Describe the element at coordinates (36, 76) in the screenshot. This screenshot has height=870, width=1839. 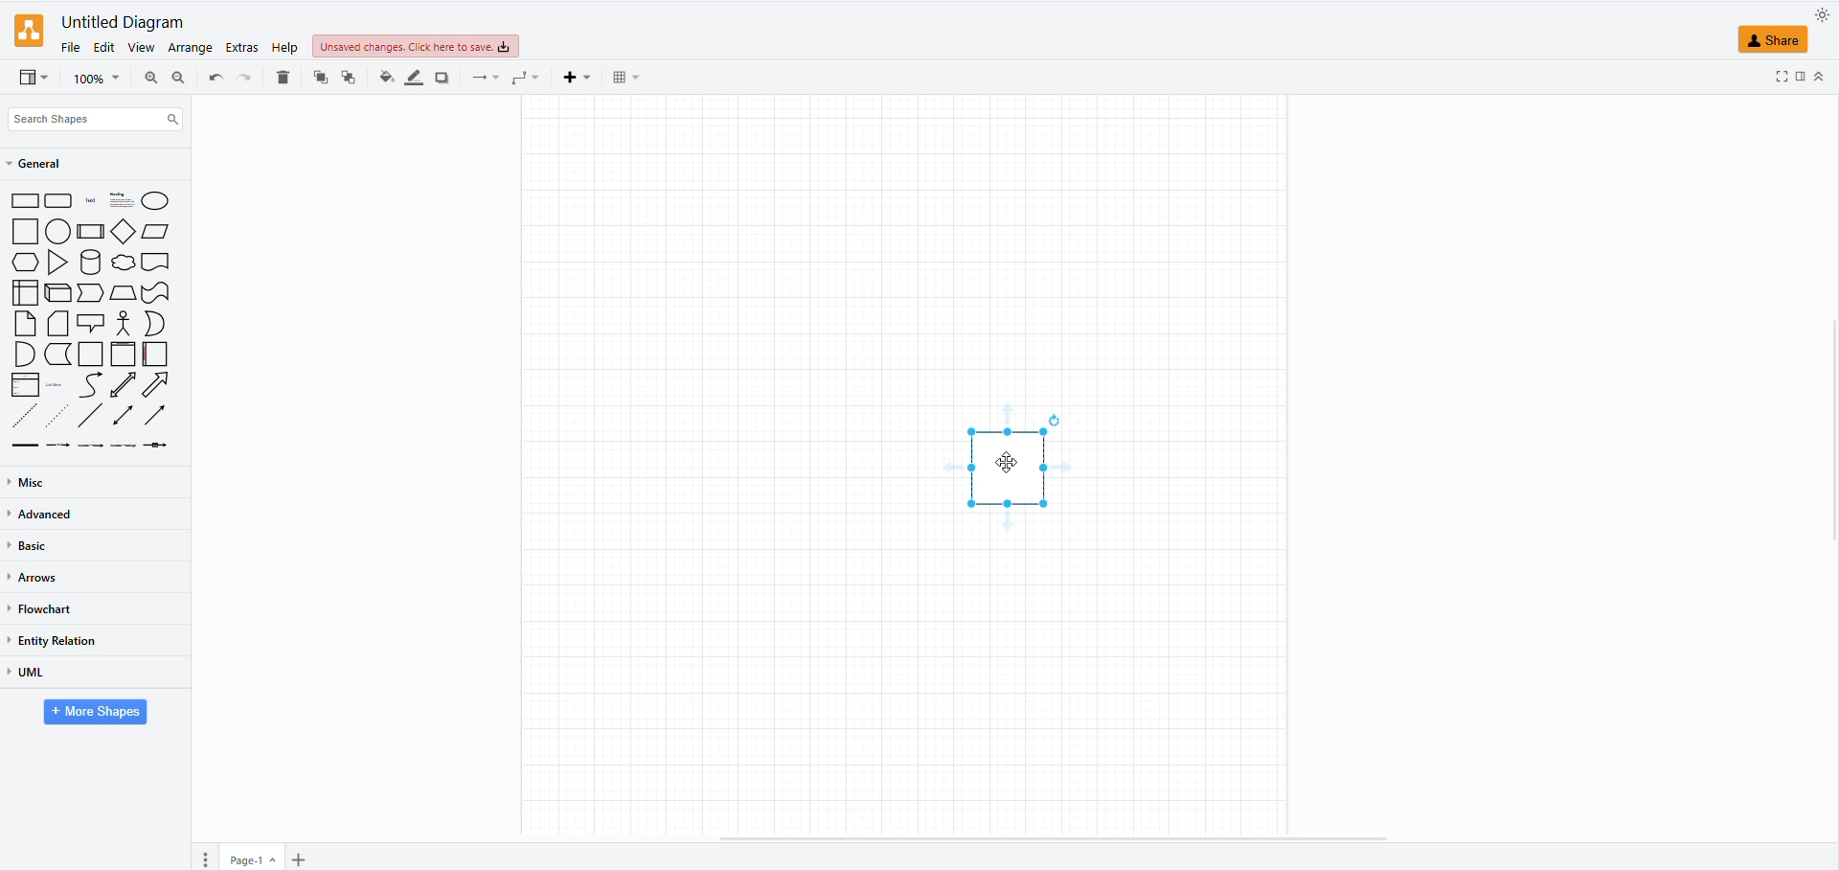
I see `view` at that location.